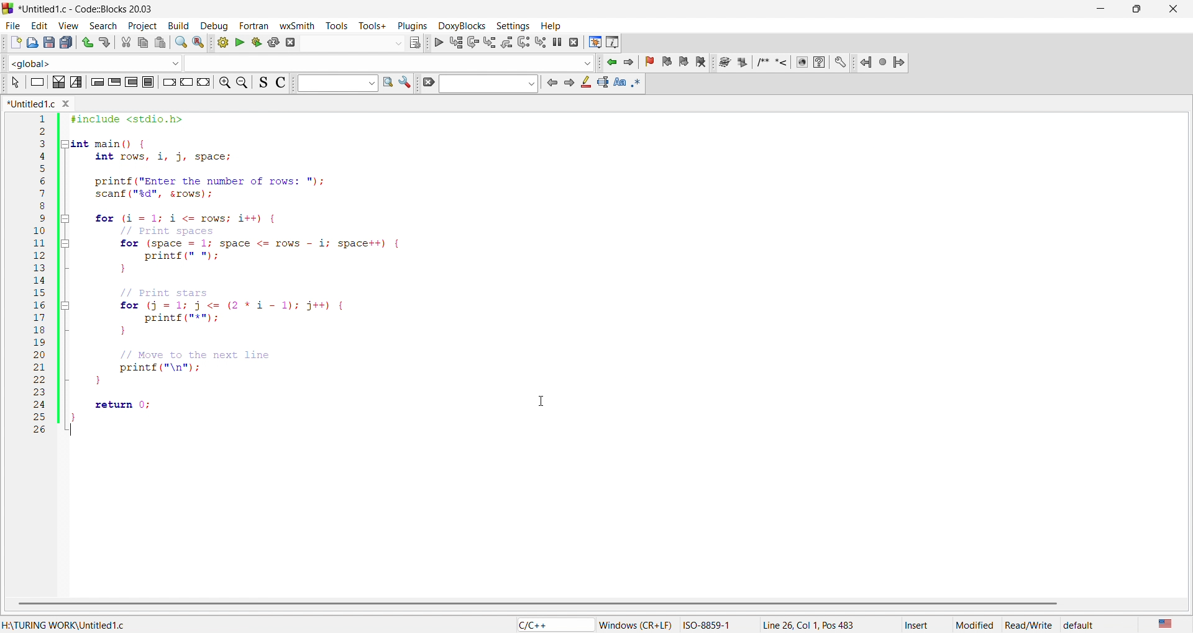 This screenshot has height=633, width=1193. I want to click on input box, so click(333, 86).